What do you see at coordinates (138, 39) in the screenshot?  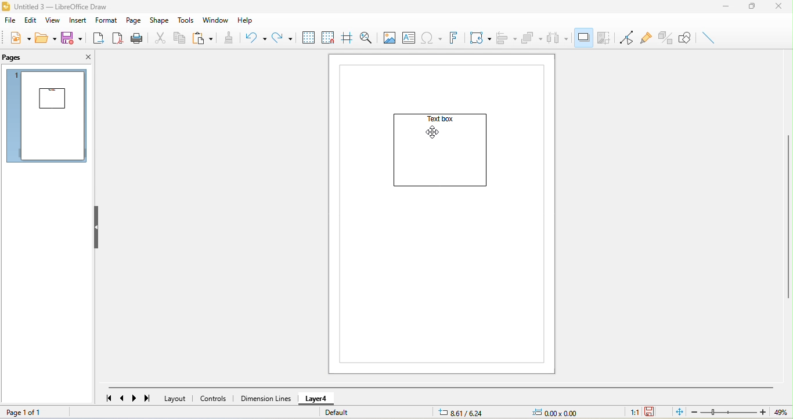 I see `print` at bounding box center [138, 39].